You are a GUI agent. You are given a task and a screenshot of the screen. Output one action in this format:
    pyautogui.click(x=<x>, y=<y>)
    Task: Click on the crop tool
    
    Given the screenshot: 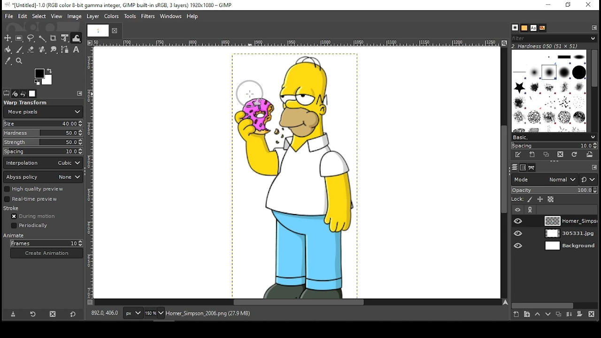 What is the action you would take?
    pyautogui.click(x=54, y=38)
    